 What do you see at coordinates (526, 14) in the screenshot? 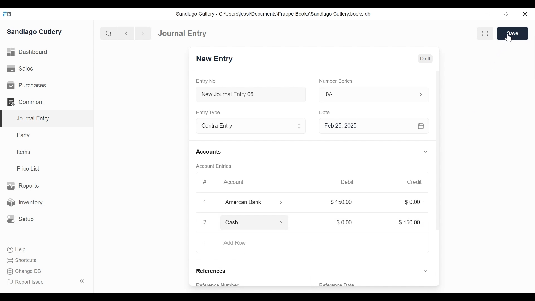
I see `Close` at bounding box center [526, 14].